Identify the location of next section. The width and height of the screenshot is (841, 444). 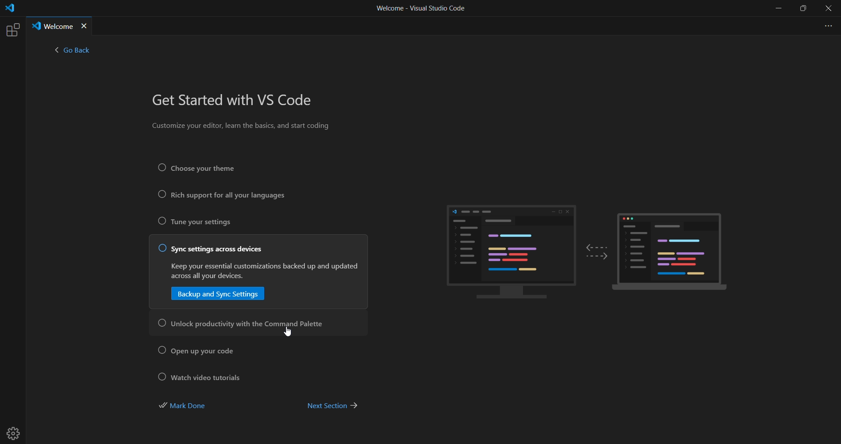
(332, 407).